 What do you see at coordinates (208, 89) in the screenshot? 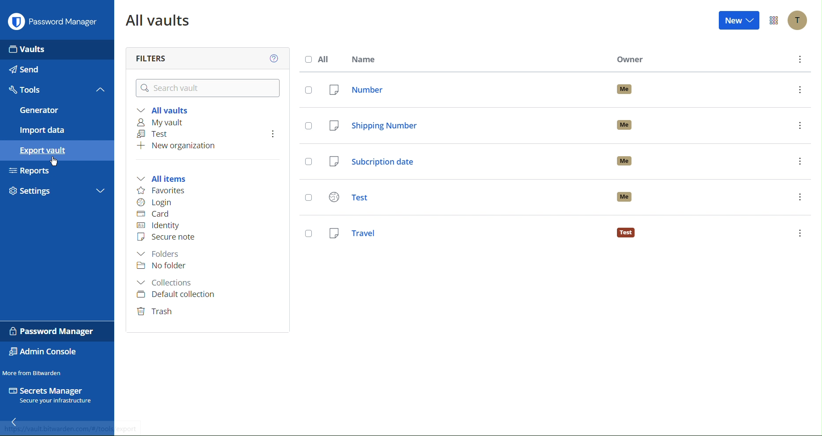
I see `Search` at bounding box center [208, 89].